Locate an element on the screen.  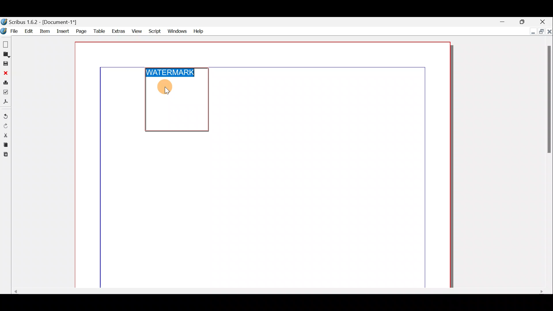
File is located at coordinates (11, 31).